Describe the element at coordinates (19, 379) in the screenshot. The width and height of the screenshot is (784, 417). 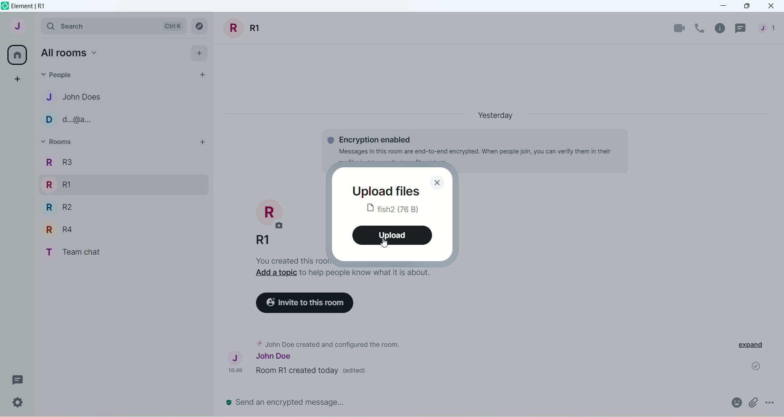
I see `Message` at that location.